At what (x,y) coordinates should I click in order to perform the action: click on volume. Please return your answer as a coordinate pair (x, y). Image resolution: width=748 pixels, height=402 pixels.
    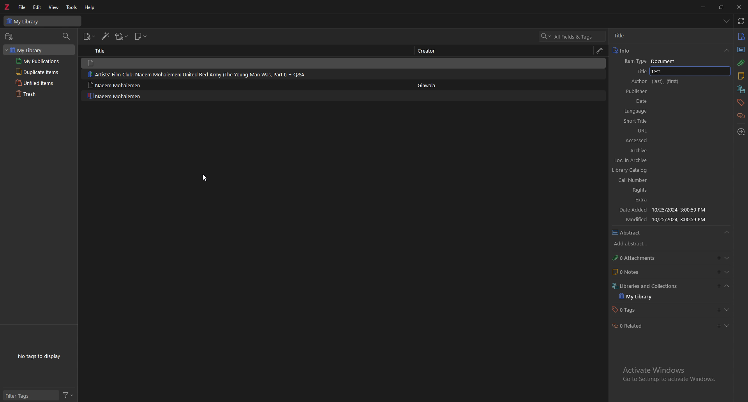
    Looking at the image, I should click on (633, 121).